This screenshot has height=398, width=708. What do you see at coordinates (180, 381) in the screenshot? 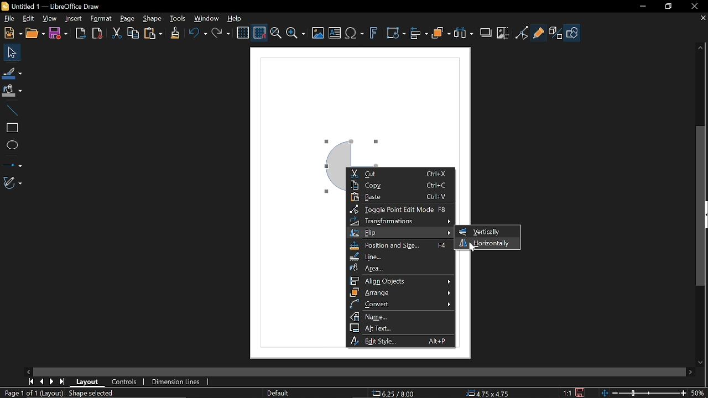
I see `Dimension lines` at bounding box center [180, 381].